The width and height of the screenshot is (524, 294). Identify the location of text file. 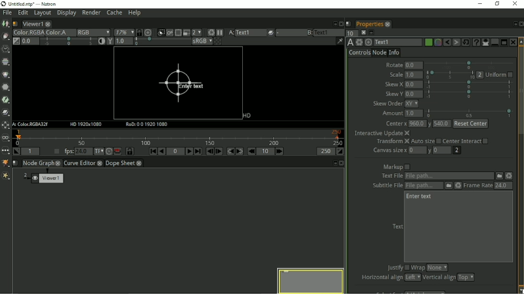
(391, 175).